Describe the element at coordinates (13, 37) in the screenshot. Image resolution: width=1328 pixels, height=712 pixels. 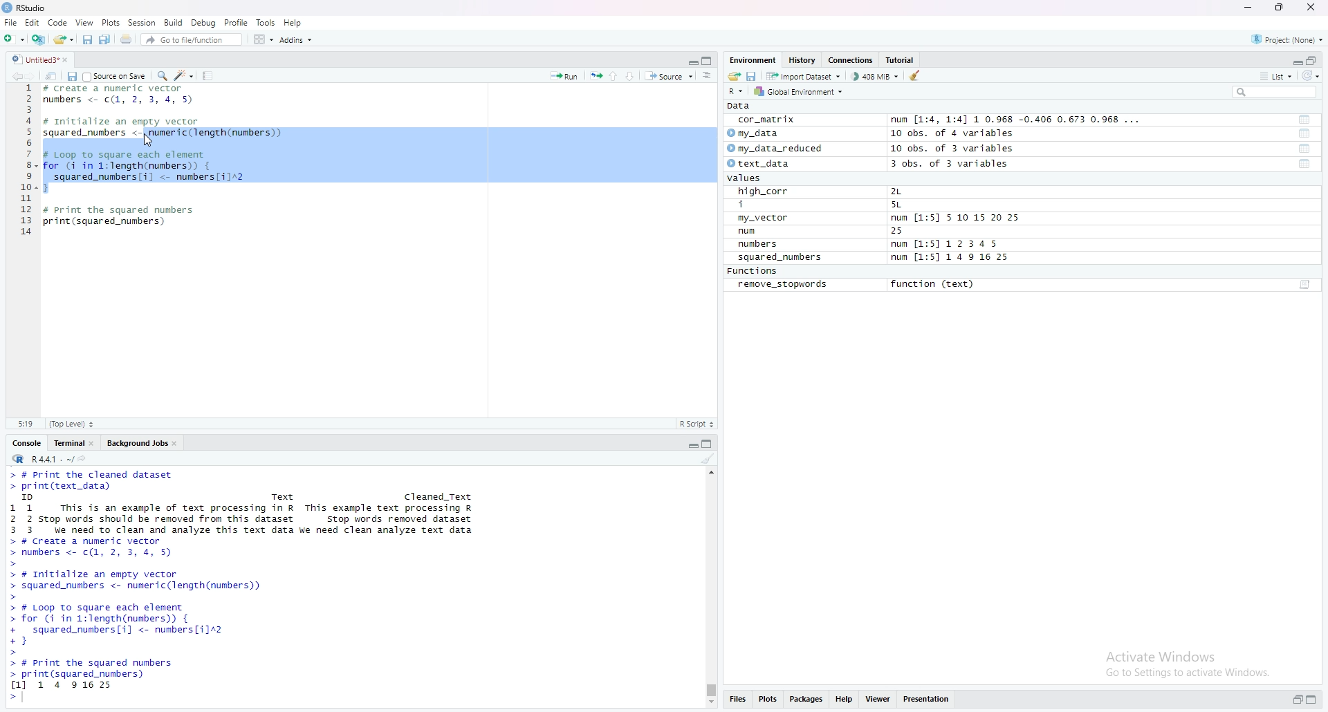
I see `New File` at that location.